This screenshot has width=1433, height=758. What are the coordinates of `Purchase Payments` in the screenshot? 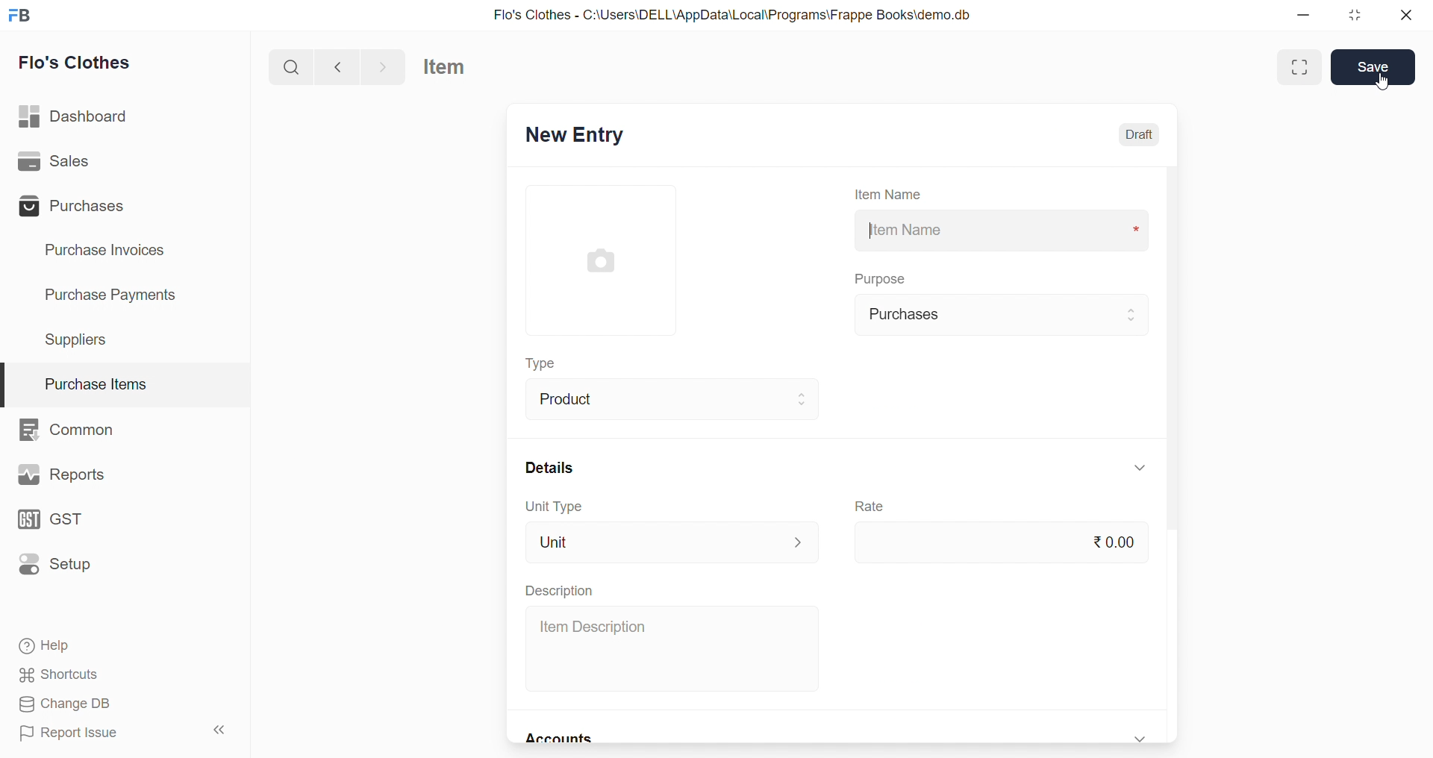 It's located at (116, 295).